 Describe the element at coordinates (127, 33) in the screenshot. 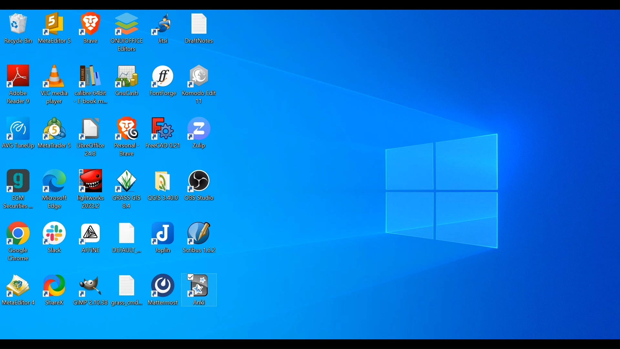

I see `OnlyOffice Editors Desktop icon` at that location.